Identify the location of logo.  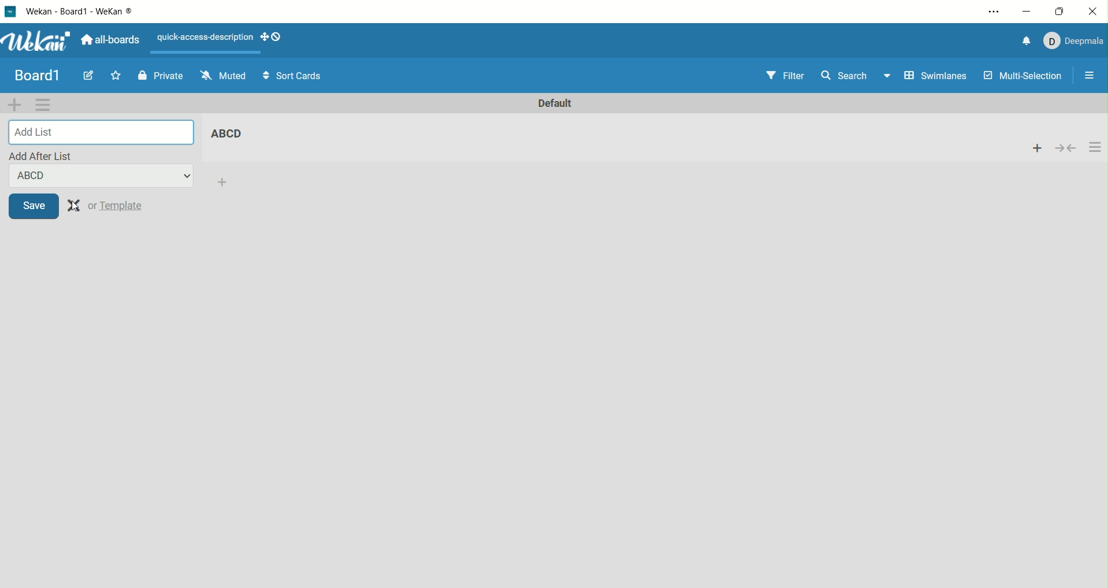
(9, 13).